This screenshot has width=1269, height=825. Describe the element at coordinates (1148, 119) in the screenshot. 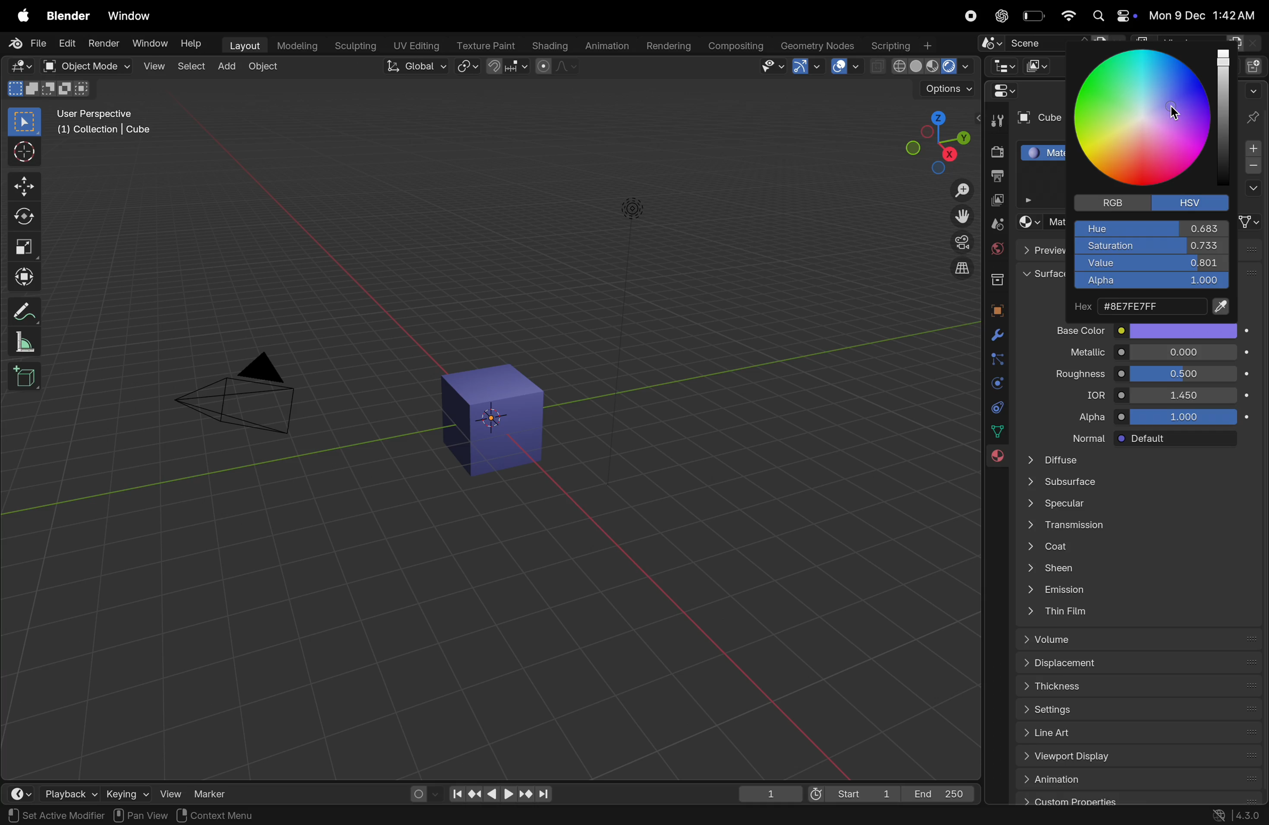

I see `color wheel` at that location.